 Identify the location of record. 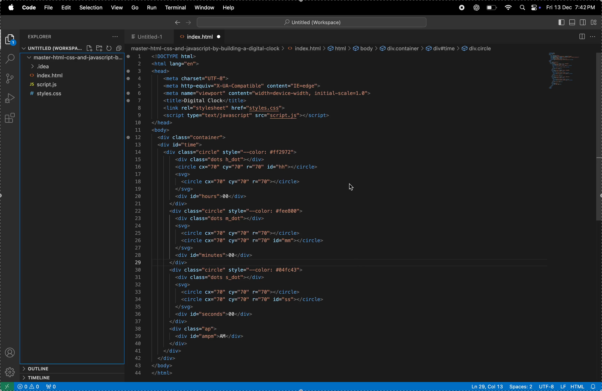
(461, 8).